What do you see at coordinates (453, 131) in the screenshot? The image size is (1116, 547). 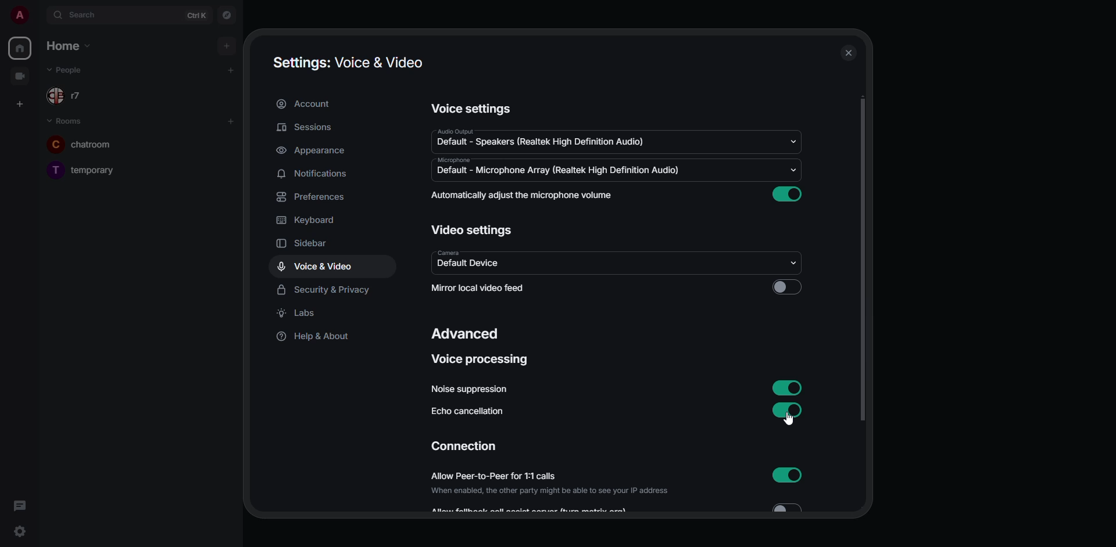 I see `audio output` at bounding box center [453, 131].